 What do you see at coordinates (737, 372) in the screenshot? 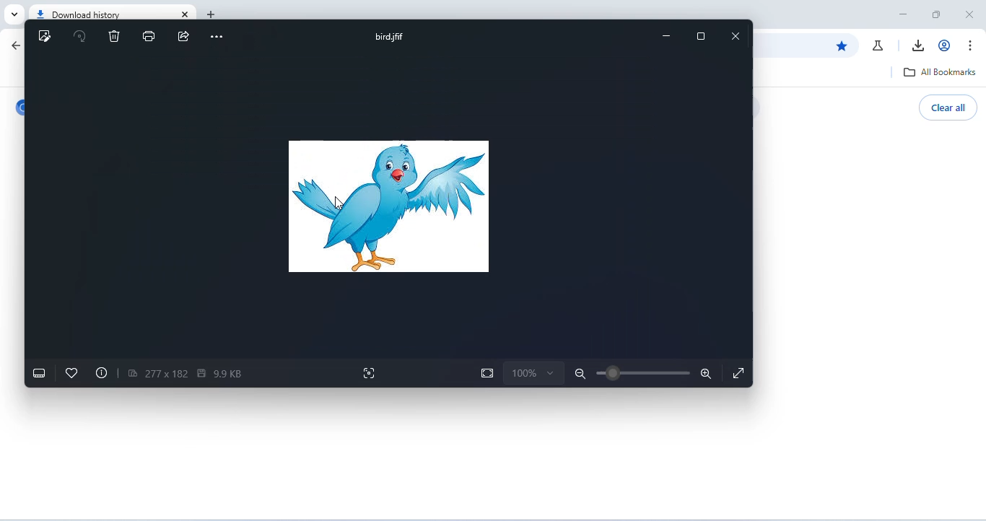
I see `fullscreen` at bounding box center [737, 372].